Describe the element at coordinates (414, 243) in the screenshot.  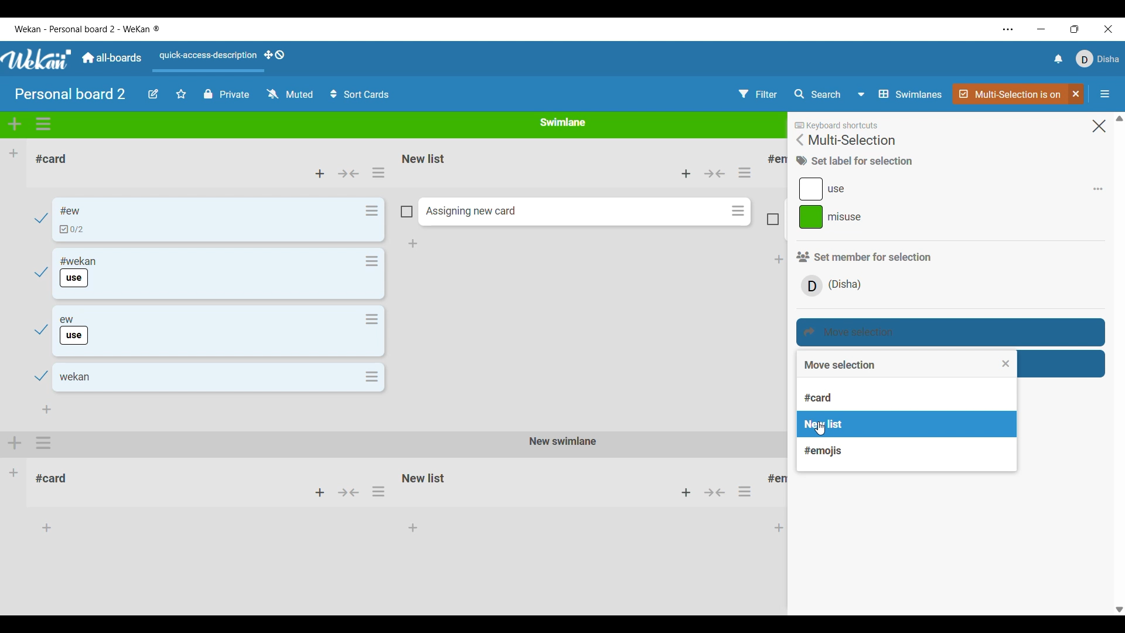
I see `Add card to bottom of list` at that location.